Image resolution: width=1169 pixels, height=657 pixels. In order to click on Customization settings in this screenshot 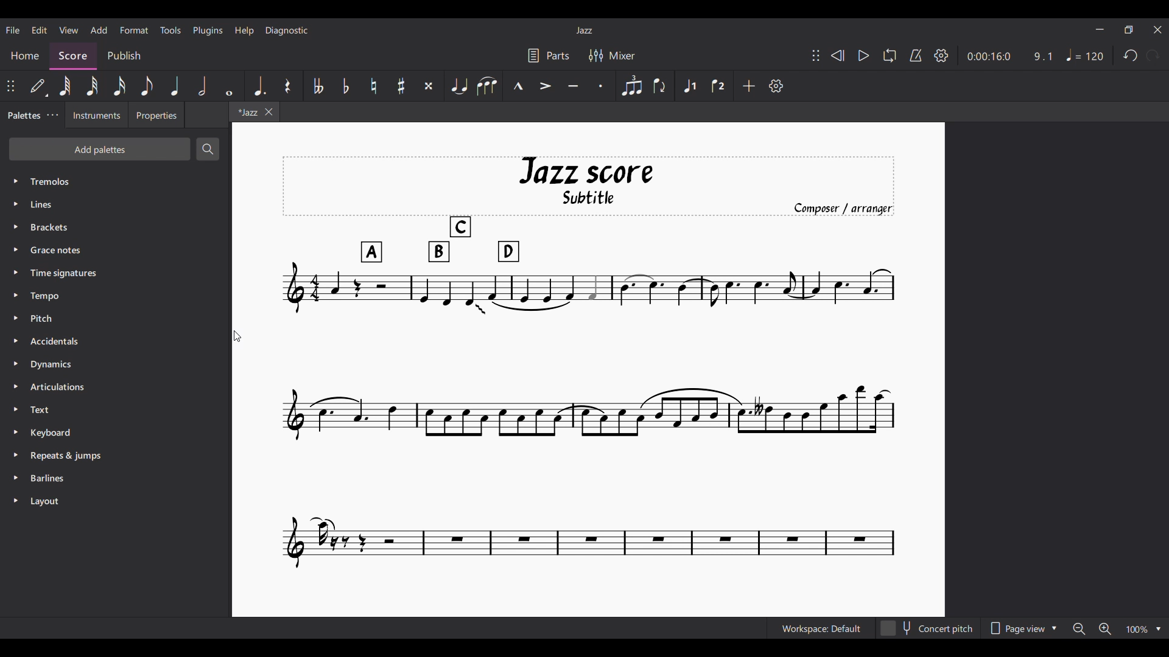, I will do `click(776, 86)`.